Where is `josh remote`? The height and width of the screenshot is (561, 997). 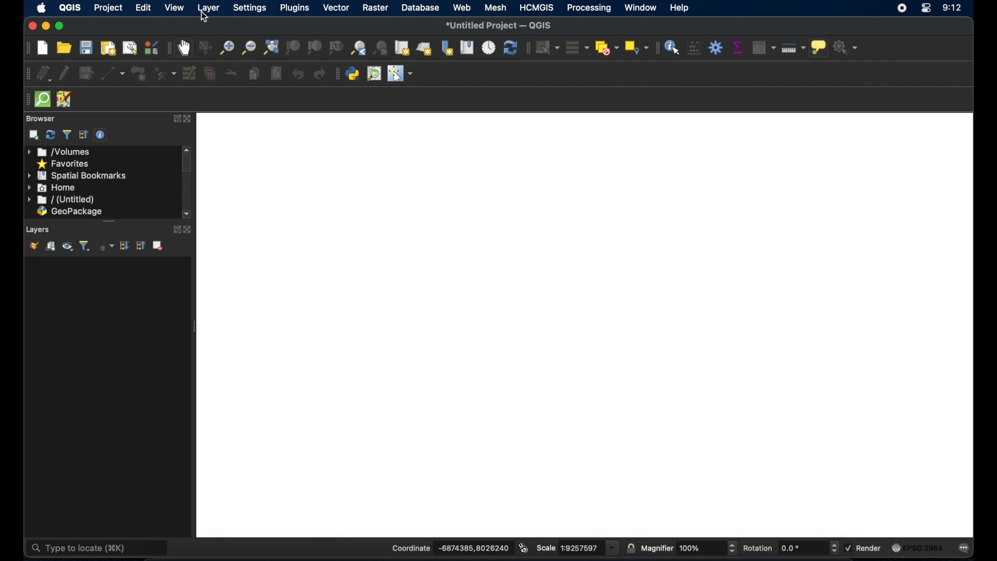 josh remote is located at coordinates (64, 98).